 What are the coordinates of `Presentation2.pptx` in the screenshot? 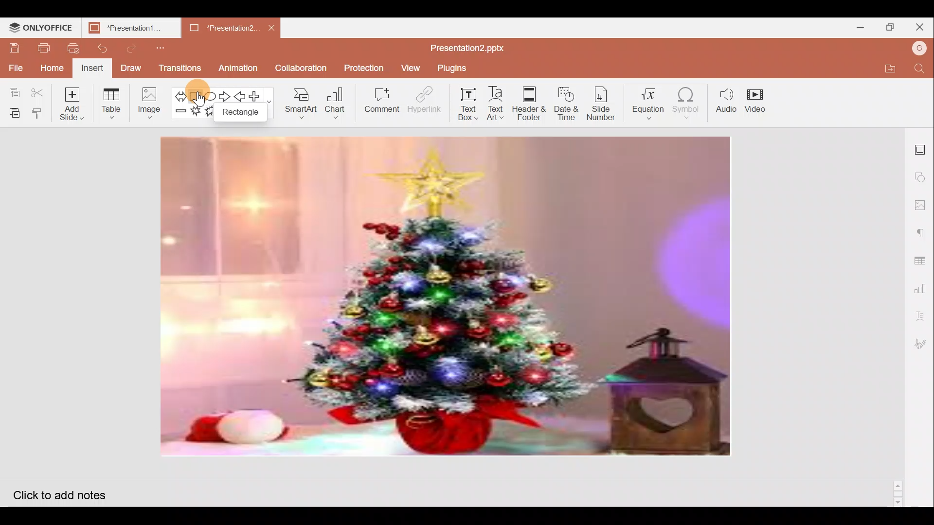 It's located at (471, 47).